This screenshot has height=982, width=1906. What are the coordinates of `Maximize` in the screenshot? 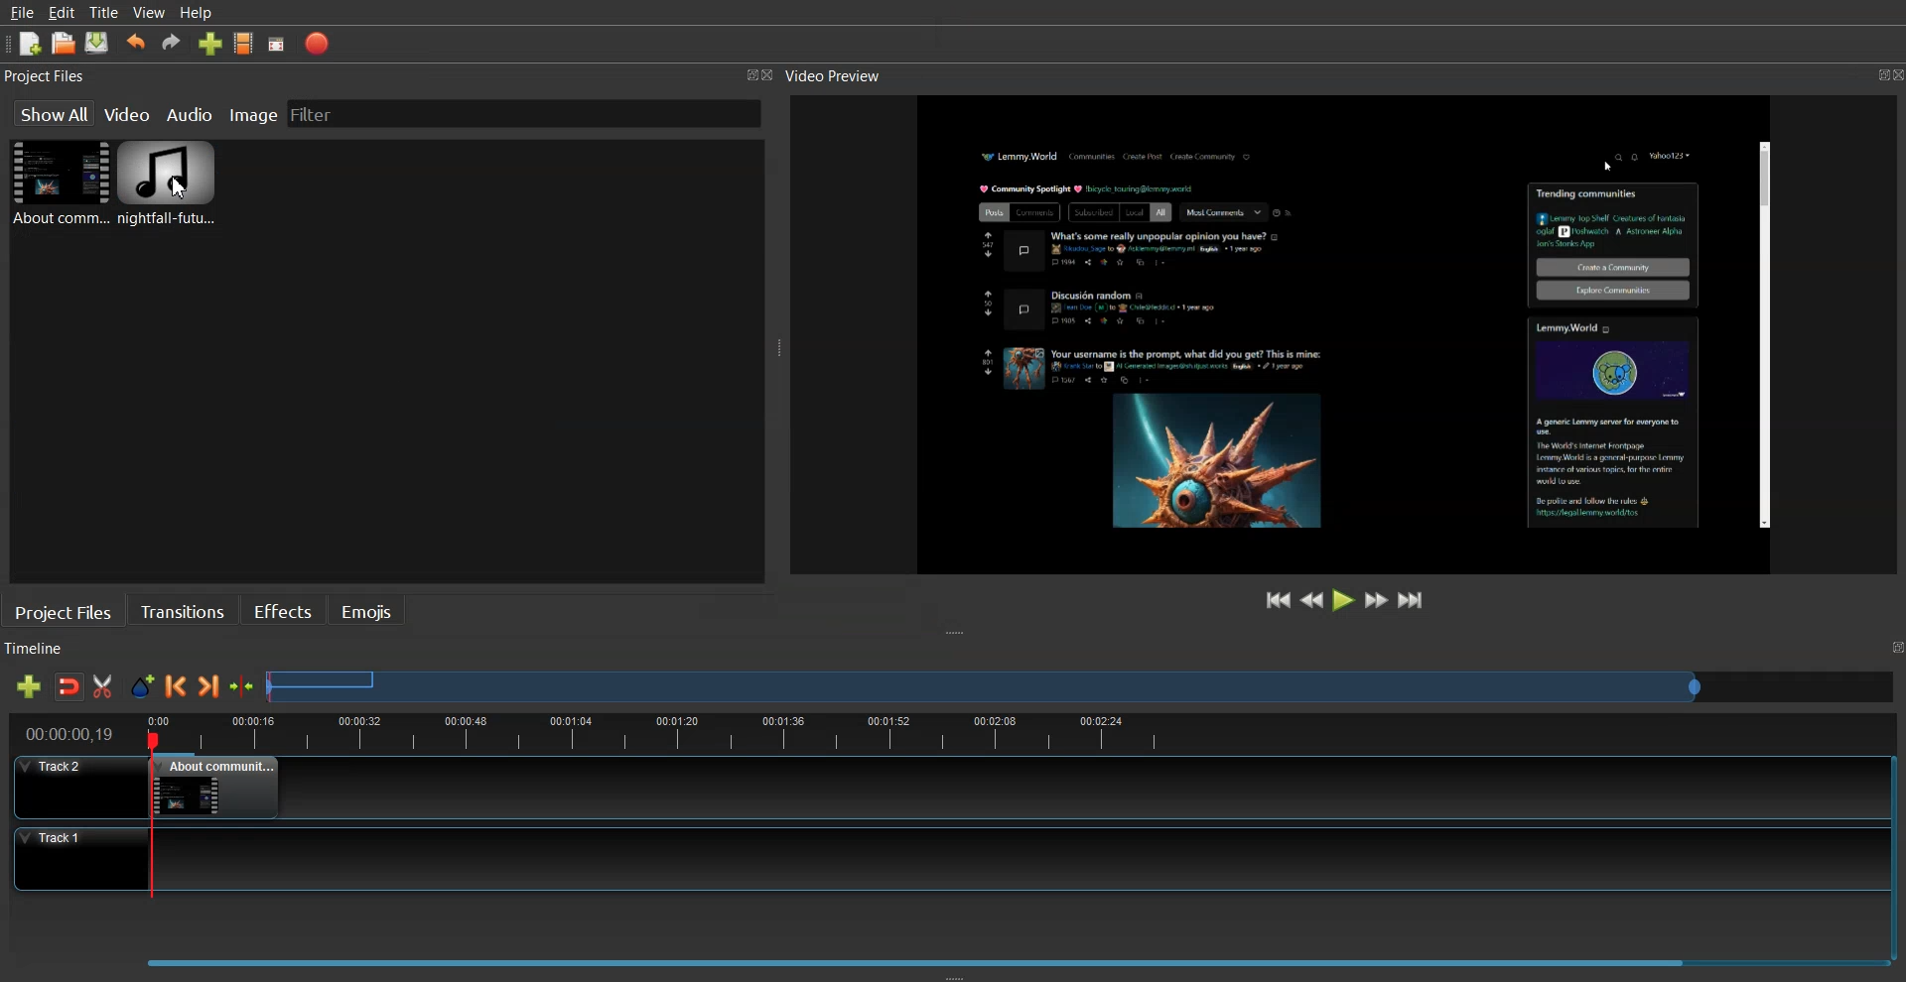 It's located at (1869, 71).